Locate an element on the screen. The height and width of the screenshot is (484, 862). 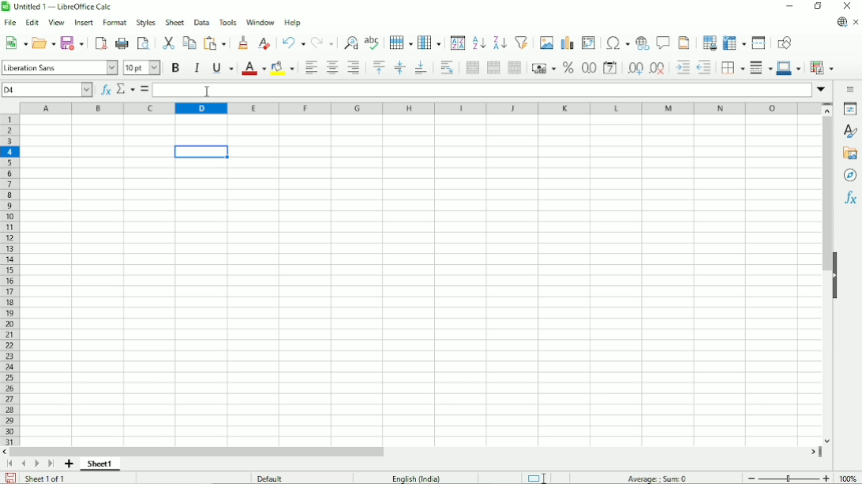
Align right is located at coordinates (354, 68).